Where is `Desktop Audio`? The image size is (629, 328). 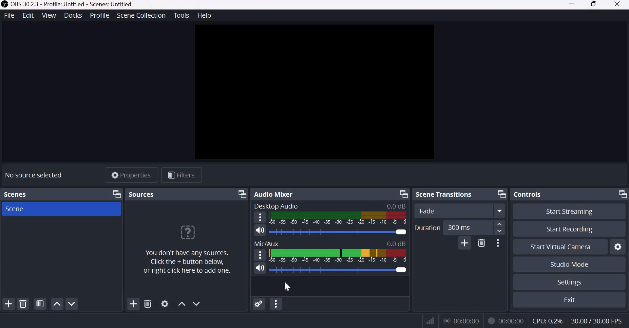
Desktop Audio is located at coordinates (276, 206).